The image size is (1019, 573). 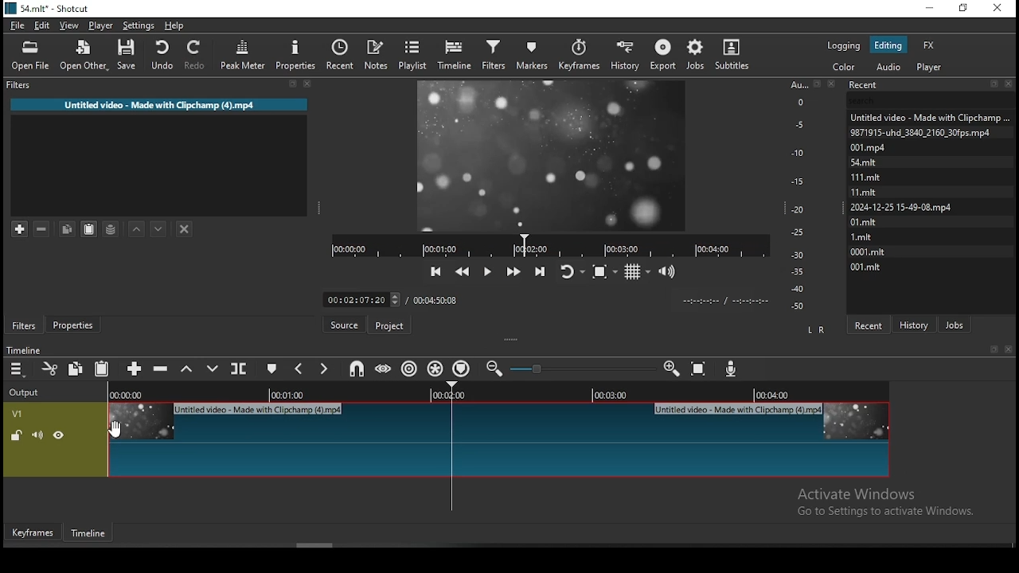 What do you see at coordinates (845, 47) in the screenshot?
I see `logging` at bounding box center [845, 47].